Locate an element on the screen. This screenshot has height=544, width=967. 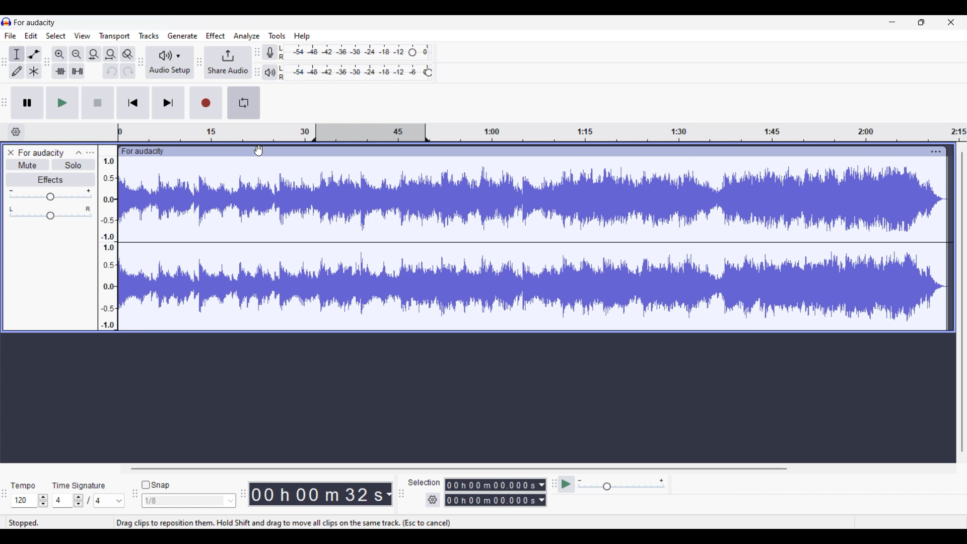
Project name - For audacity is located at coordinates (41, 153).